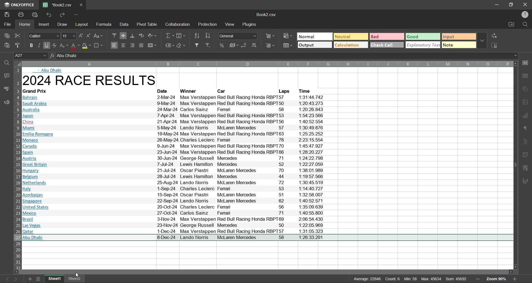 The image size is (532, 283). What do you see at coordinates (424, 45) in the screenshot?
I see `explanatory text` at bounding box center [424, 45].